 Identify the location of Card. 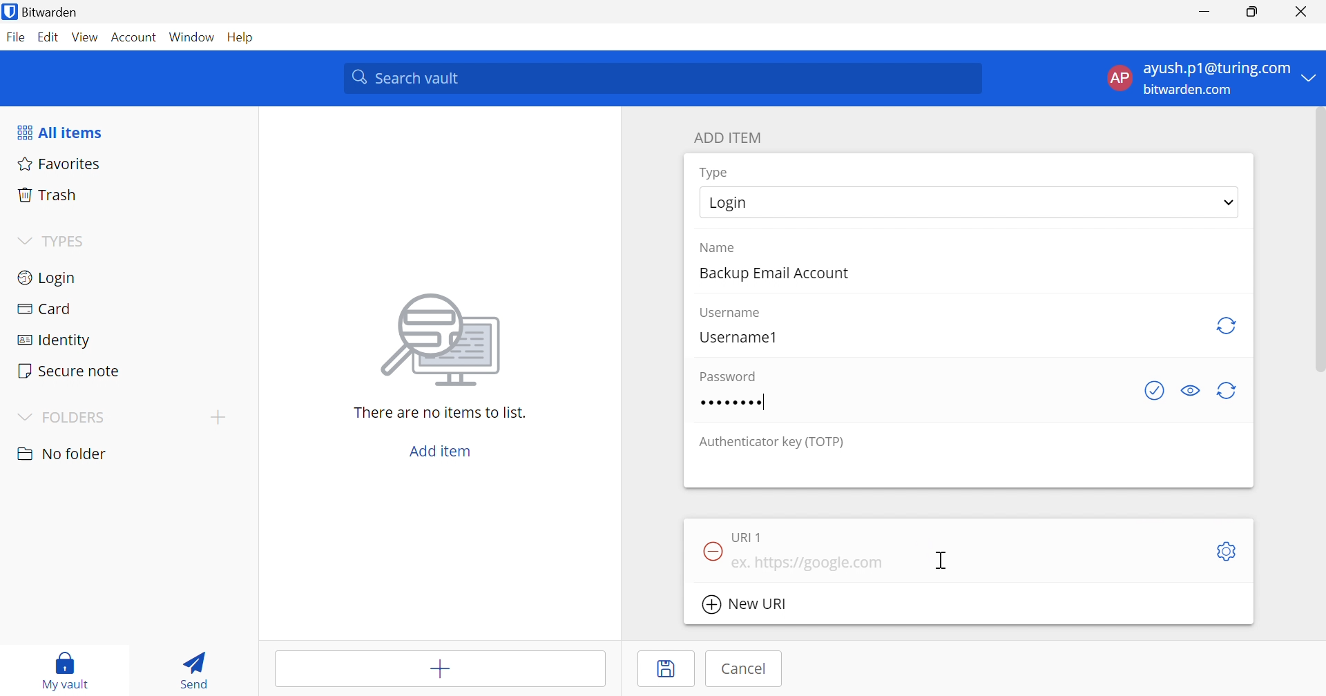
(44, 310).